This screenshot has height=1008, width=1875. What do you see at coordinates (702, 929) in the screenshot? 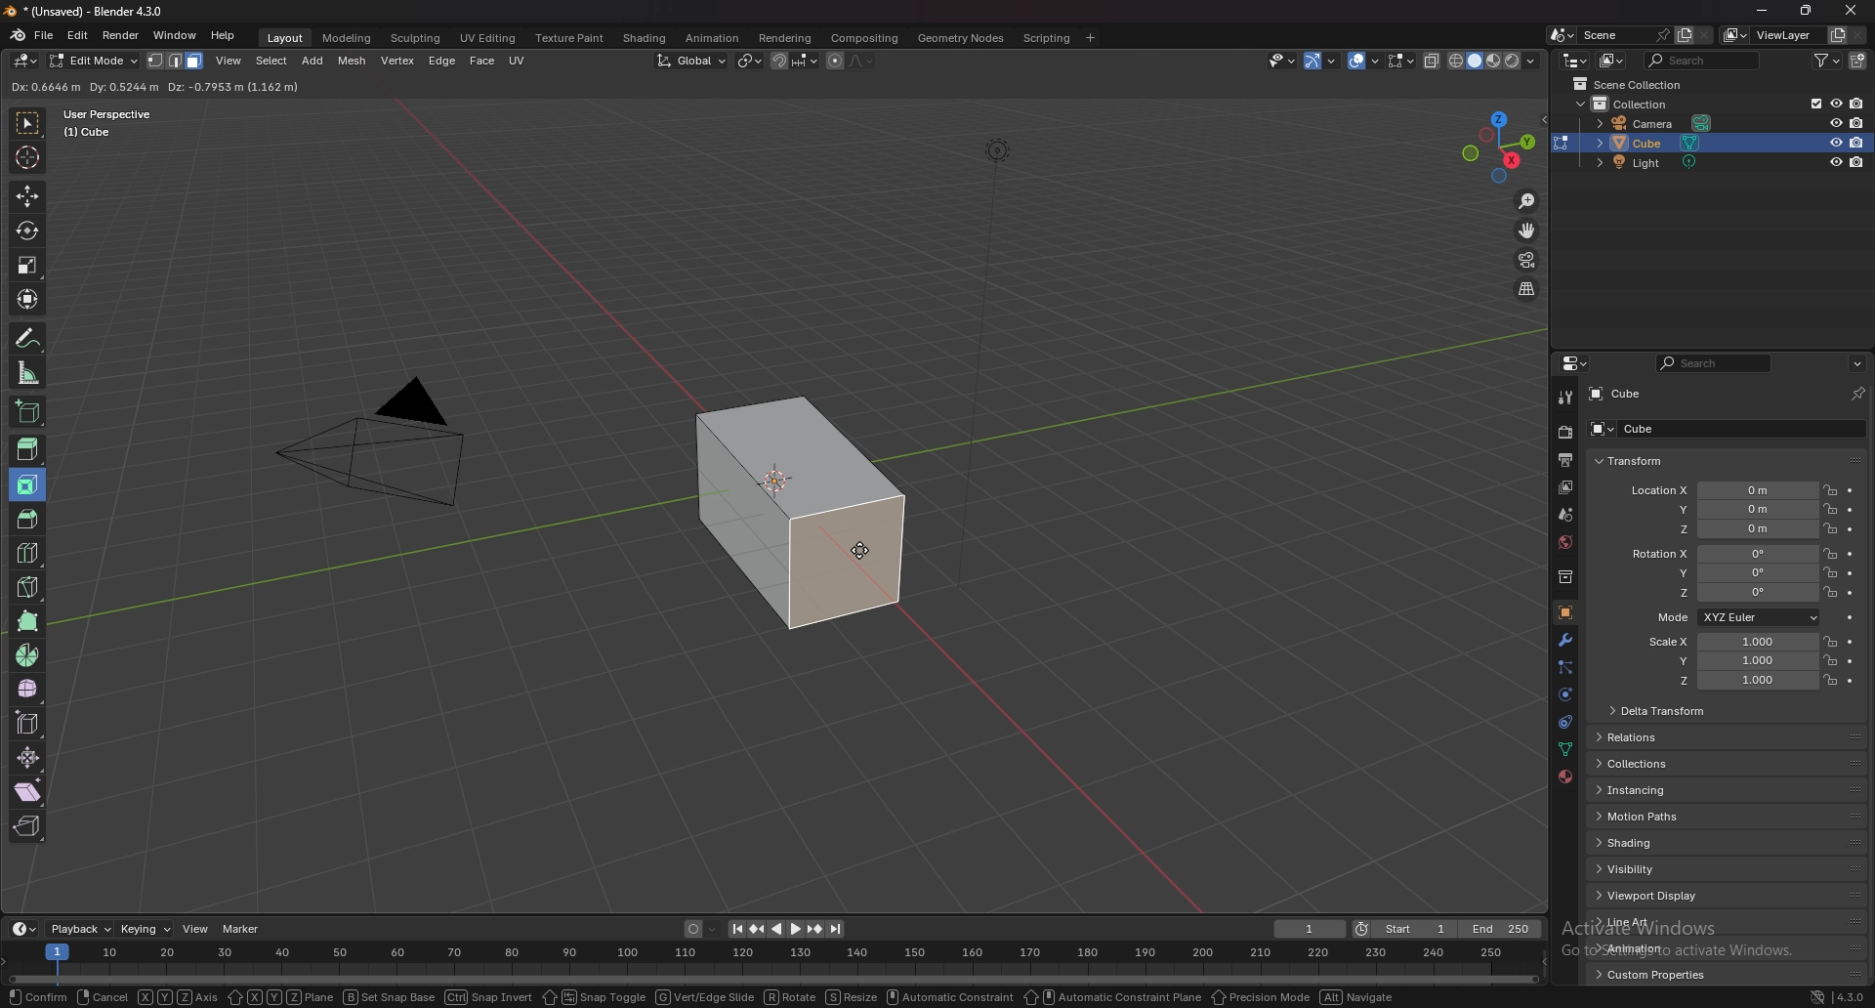
I see `auto keying` at bounding box center [702, 929].